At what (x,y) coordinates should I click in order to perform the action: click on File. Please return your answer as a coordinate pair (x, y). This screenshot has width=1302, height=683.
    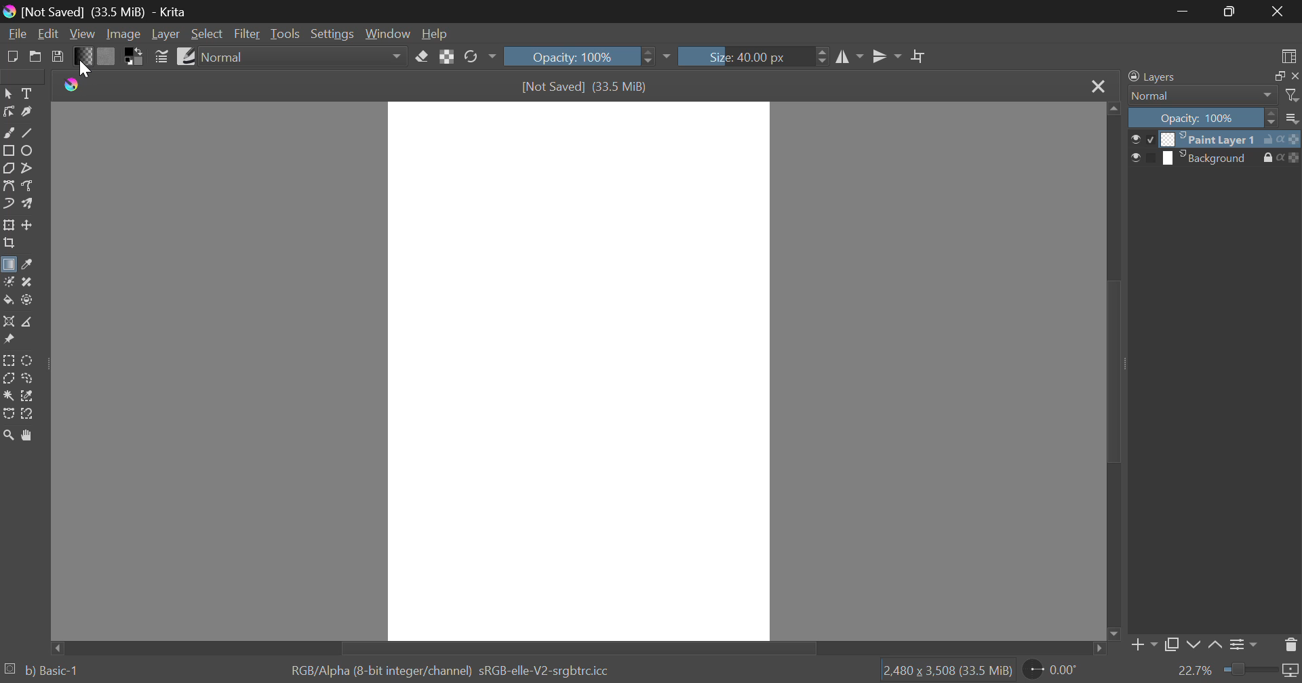
    Looking at the image, I should click on (16, 33).